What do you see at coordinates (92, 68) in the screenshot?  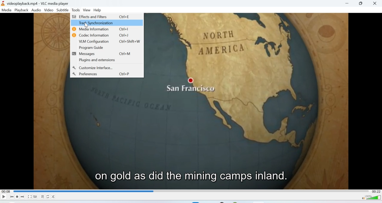 I see `Customize Interface` at bounding box center [92, 68].